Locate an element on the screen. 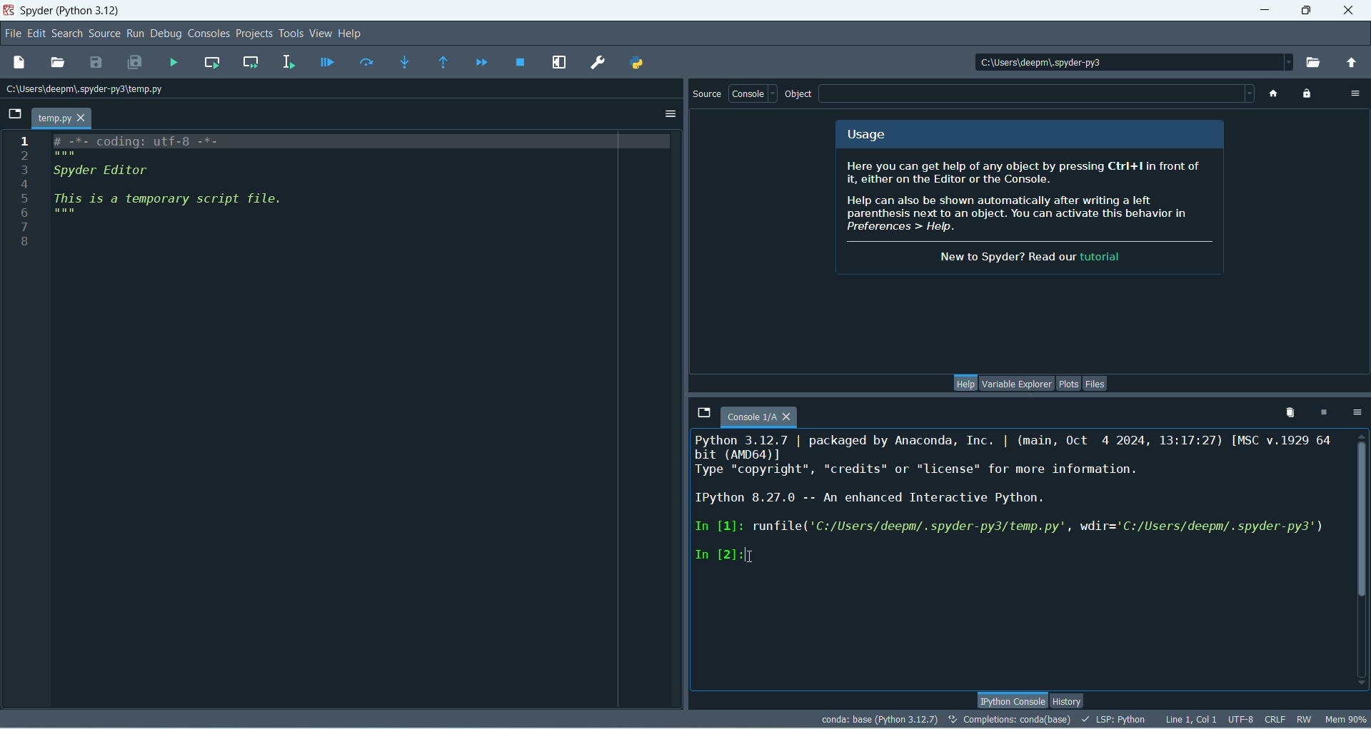 The height and width of the screenshot is (729, 1371). close is located at coordinates (1347, 10).